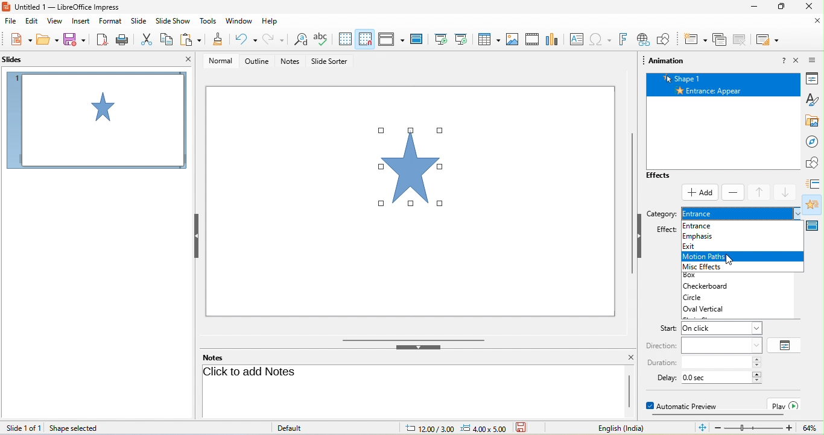  Describe the element at coordinates (623, 40) in the screenshot. I see `fontwork text` at that location.